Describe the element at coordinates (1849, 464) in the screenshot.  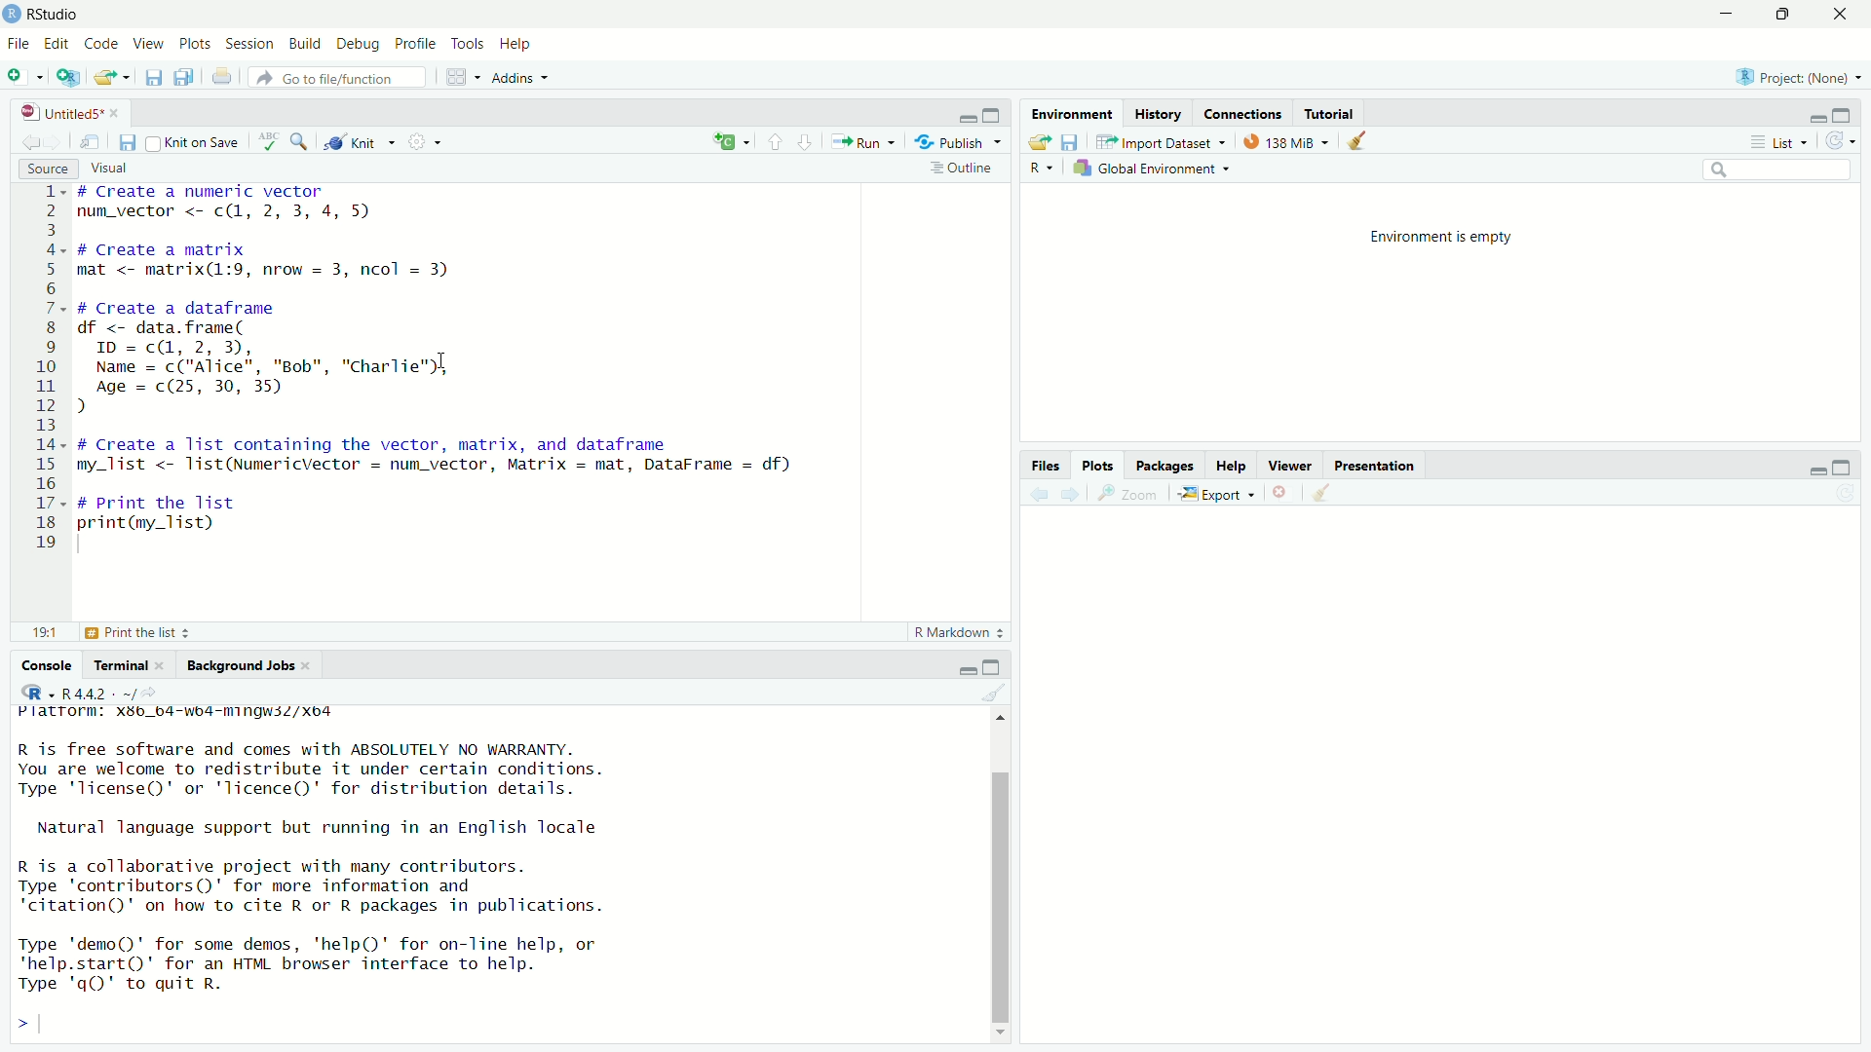
I see `maximise` at that location.